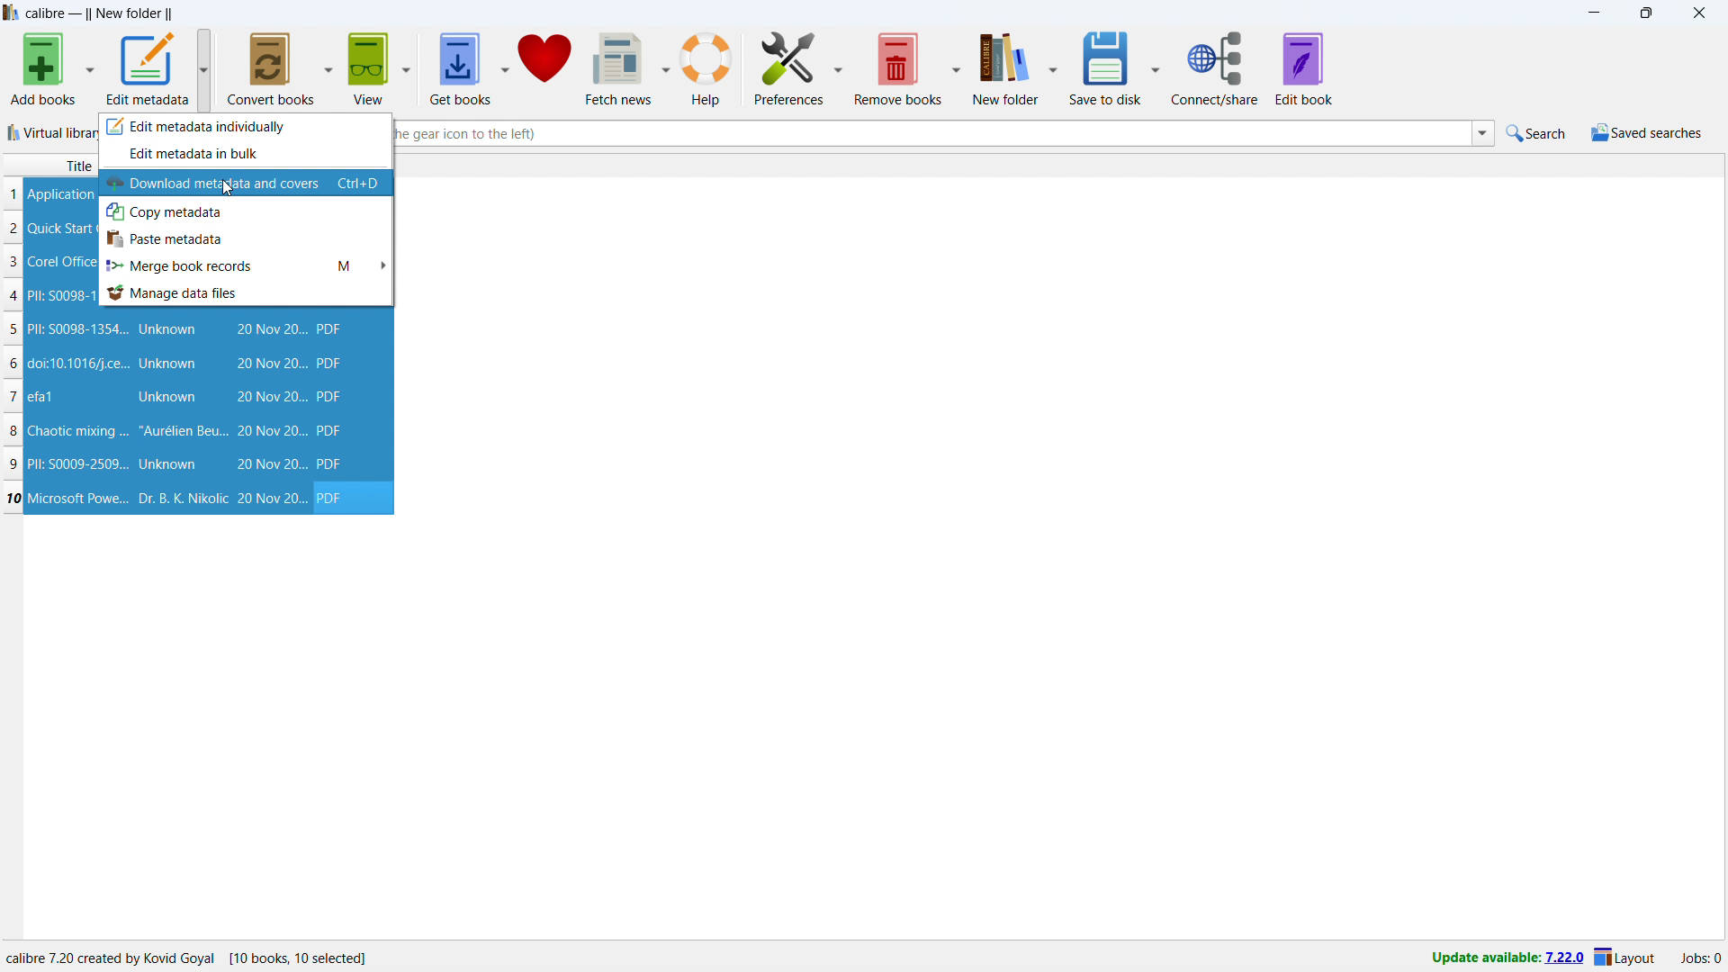  Describe the element at coordinates (1593, 13) in the screenshot. I see `minimize` at that location.